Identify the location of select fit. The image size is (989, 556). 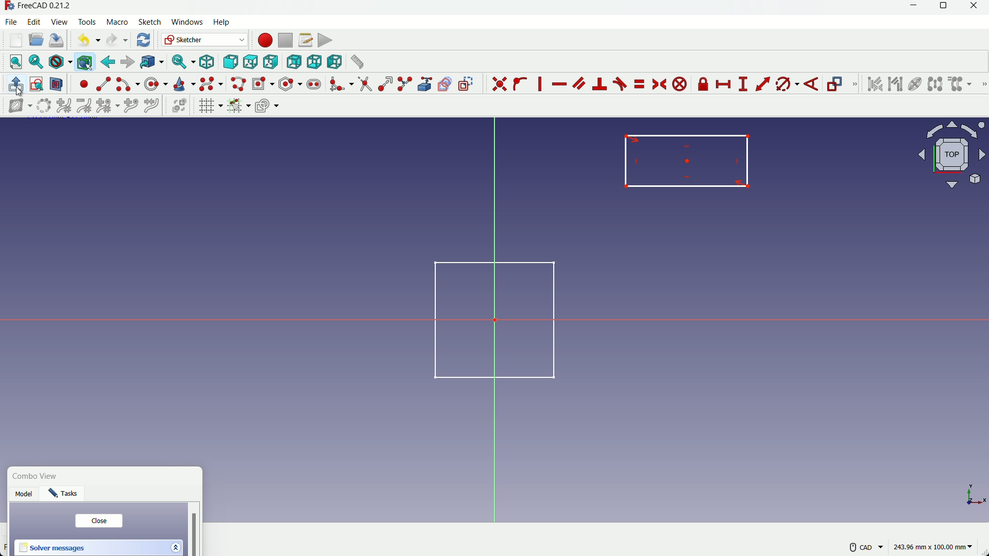
(36, 62).